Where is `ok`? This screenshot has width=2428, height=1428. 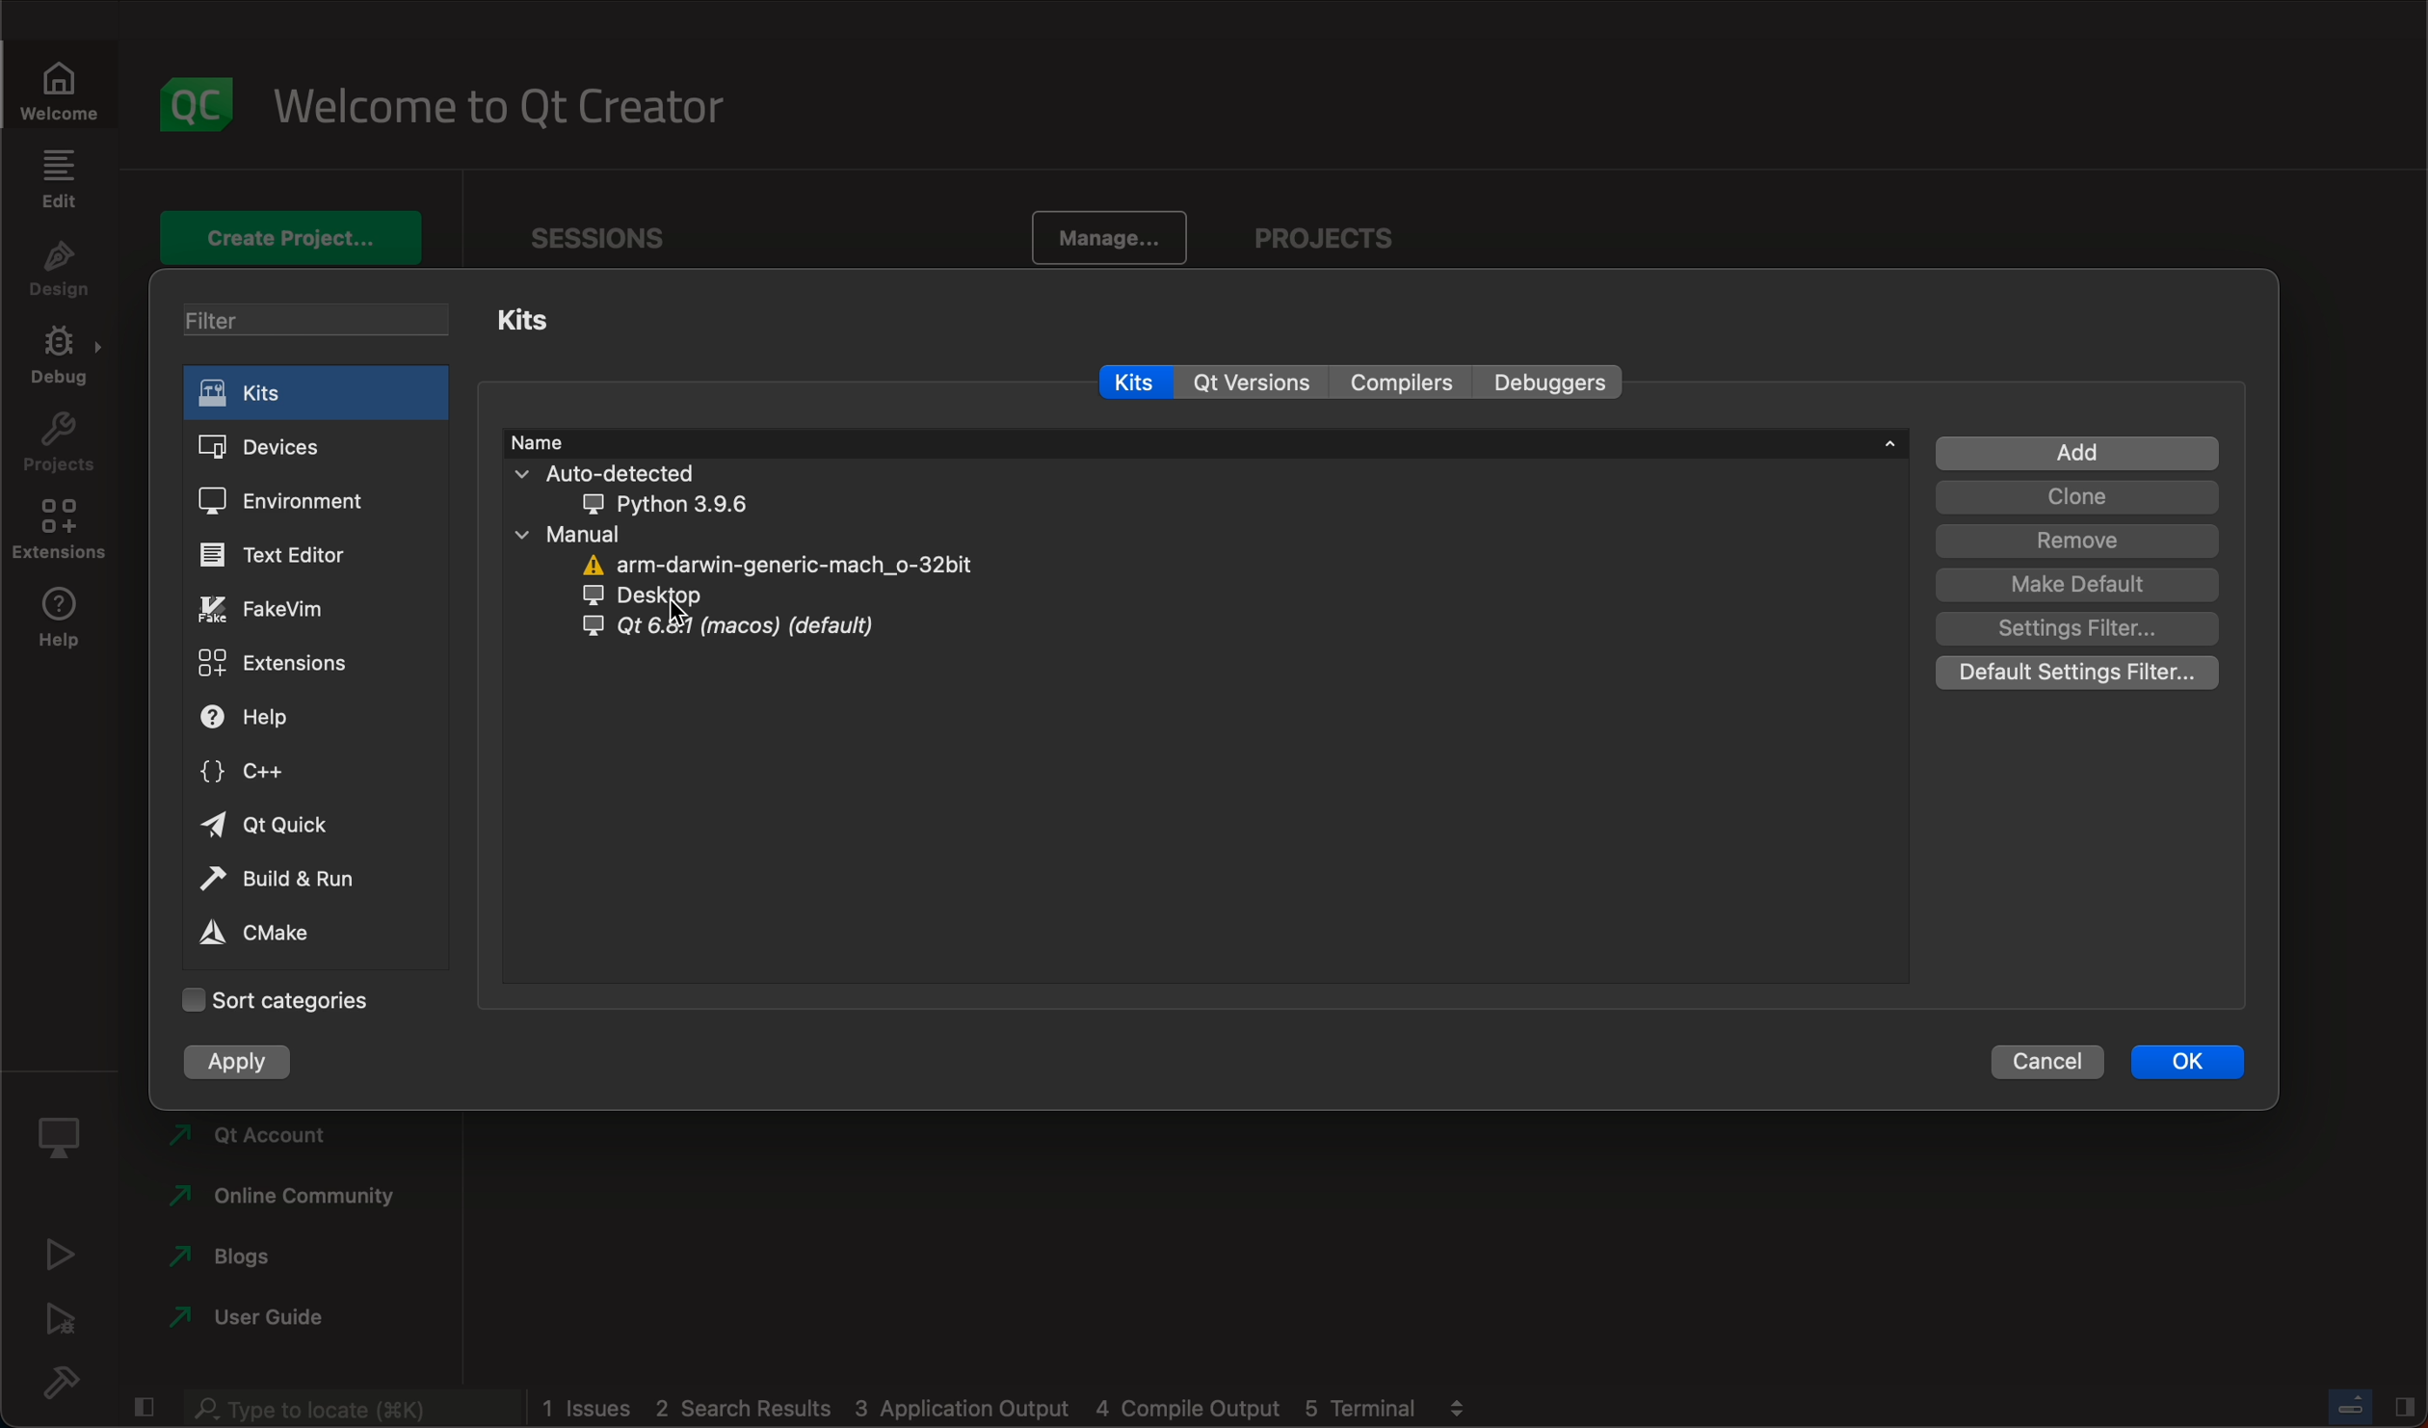
ok is located at coordinates (2201, 1062).